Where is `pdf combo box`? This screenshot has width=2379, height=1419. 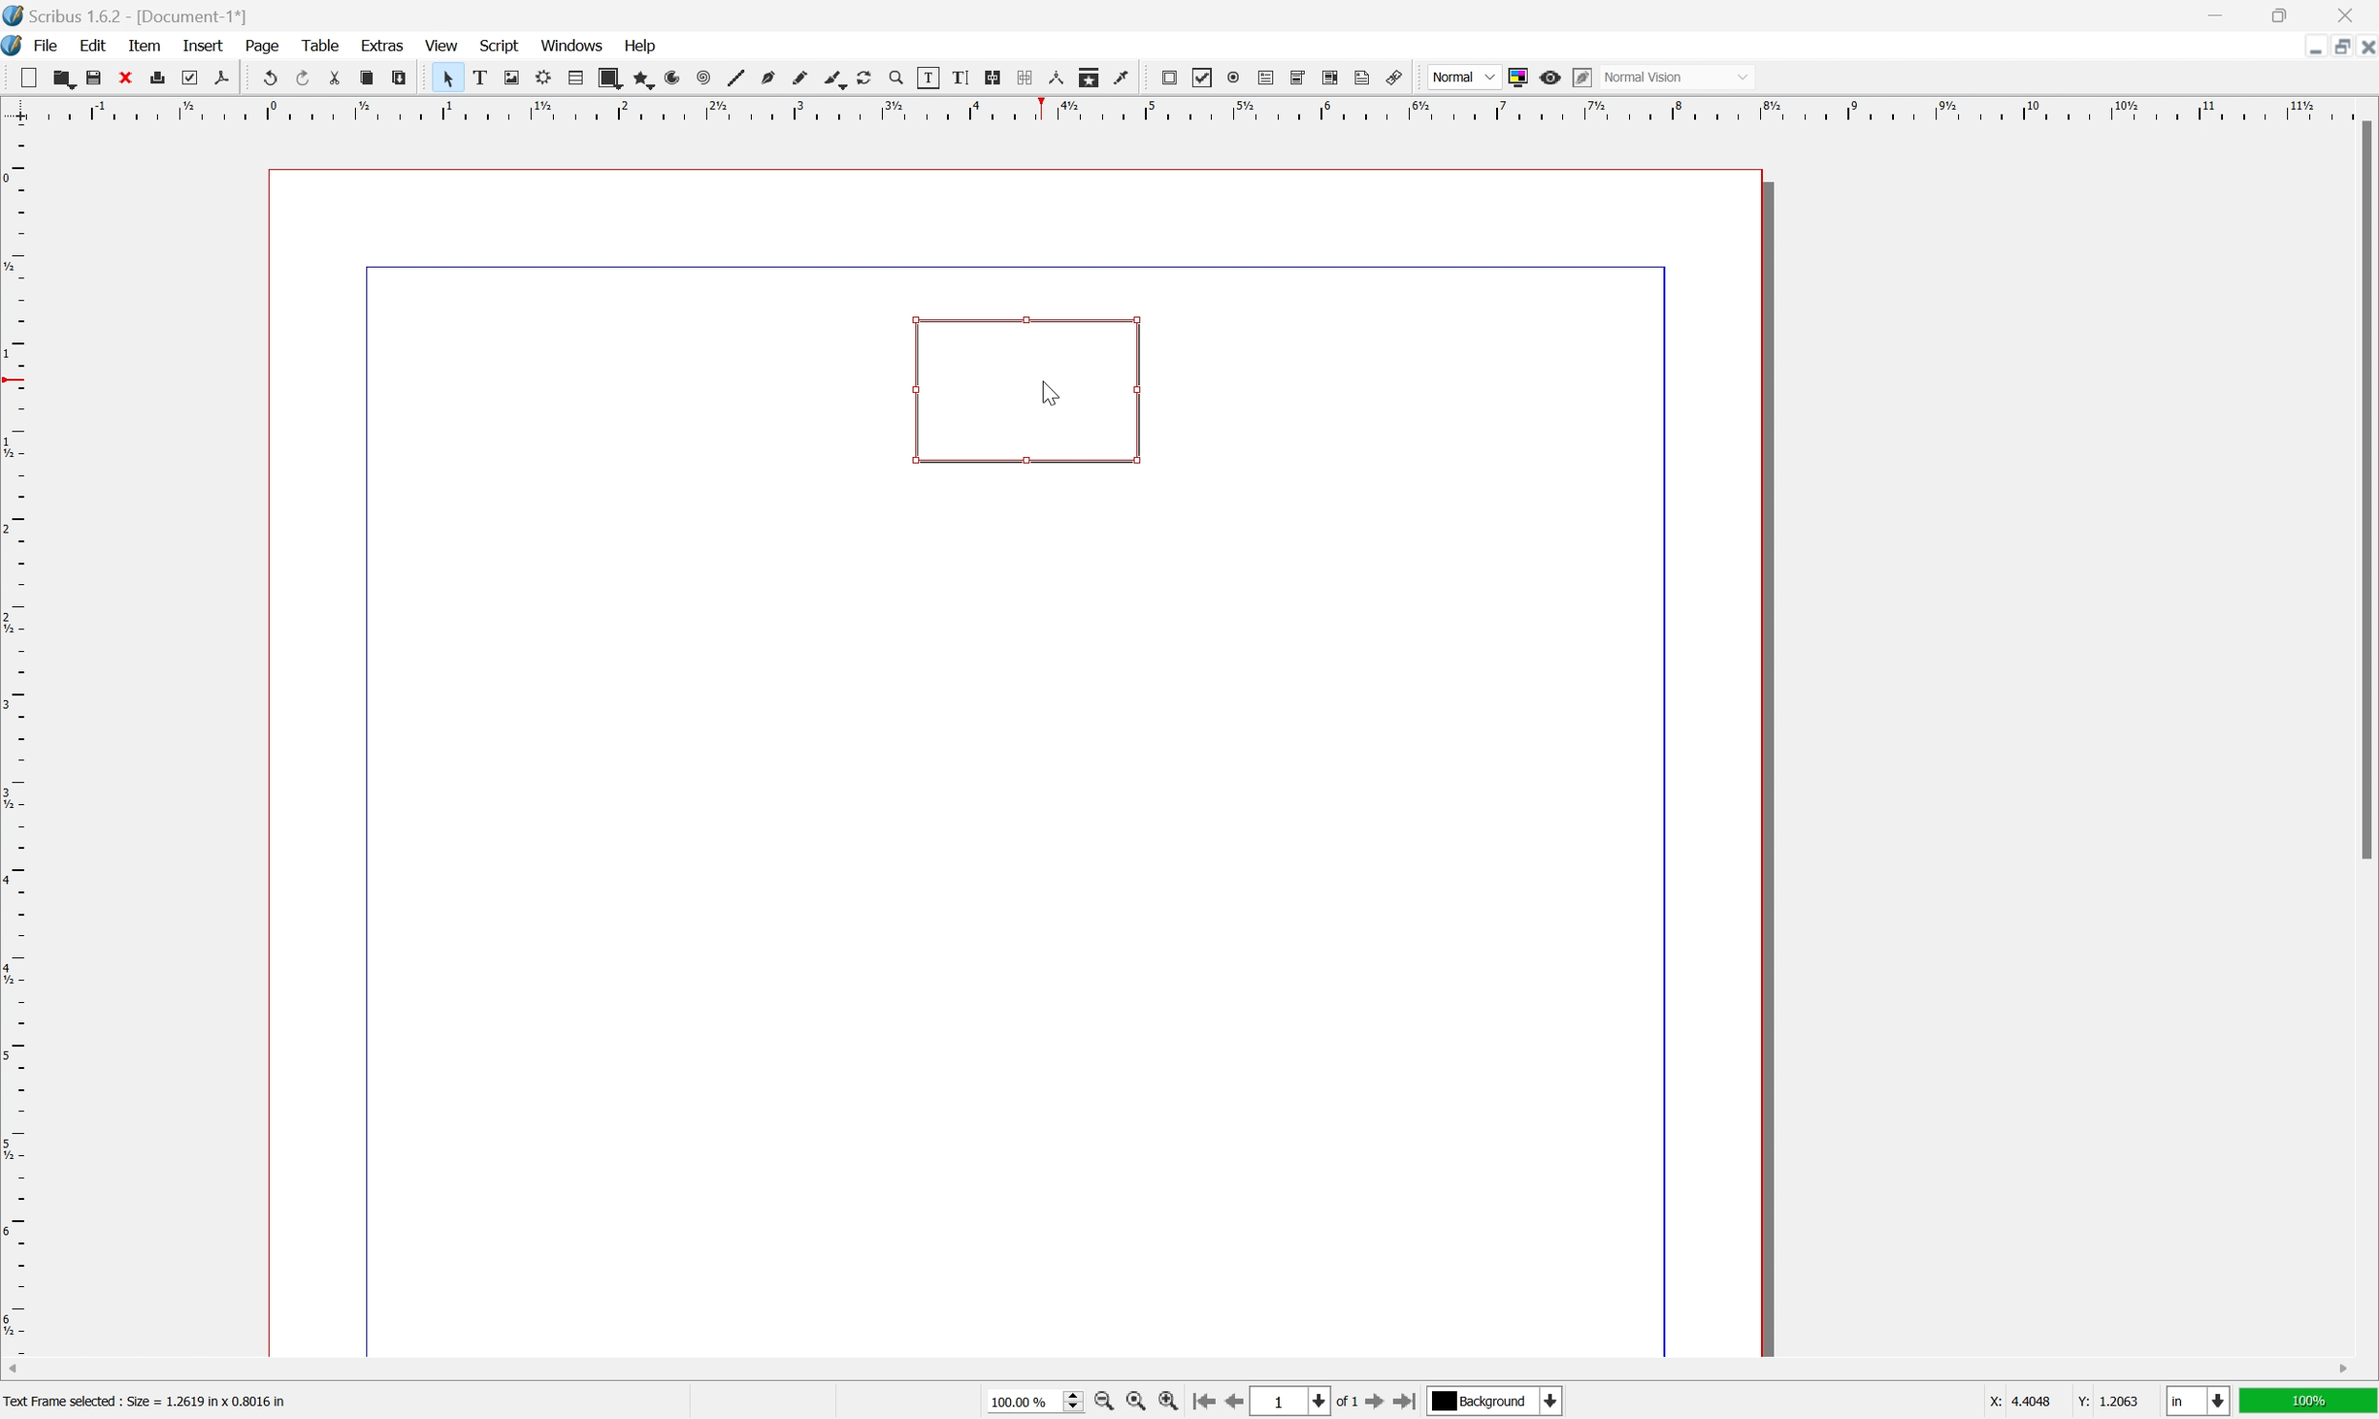 pdf combo box is located at coordinates (1299, 76).